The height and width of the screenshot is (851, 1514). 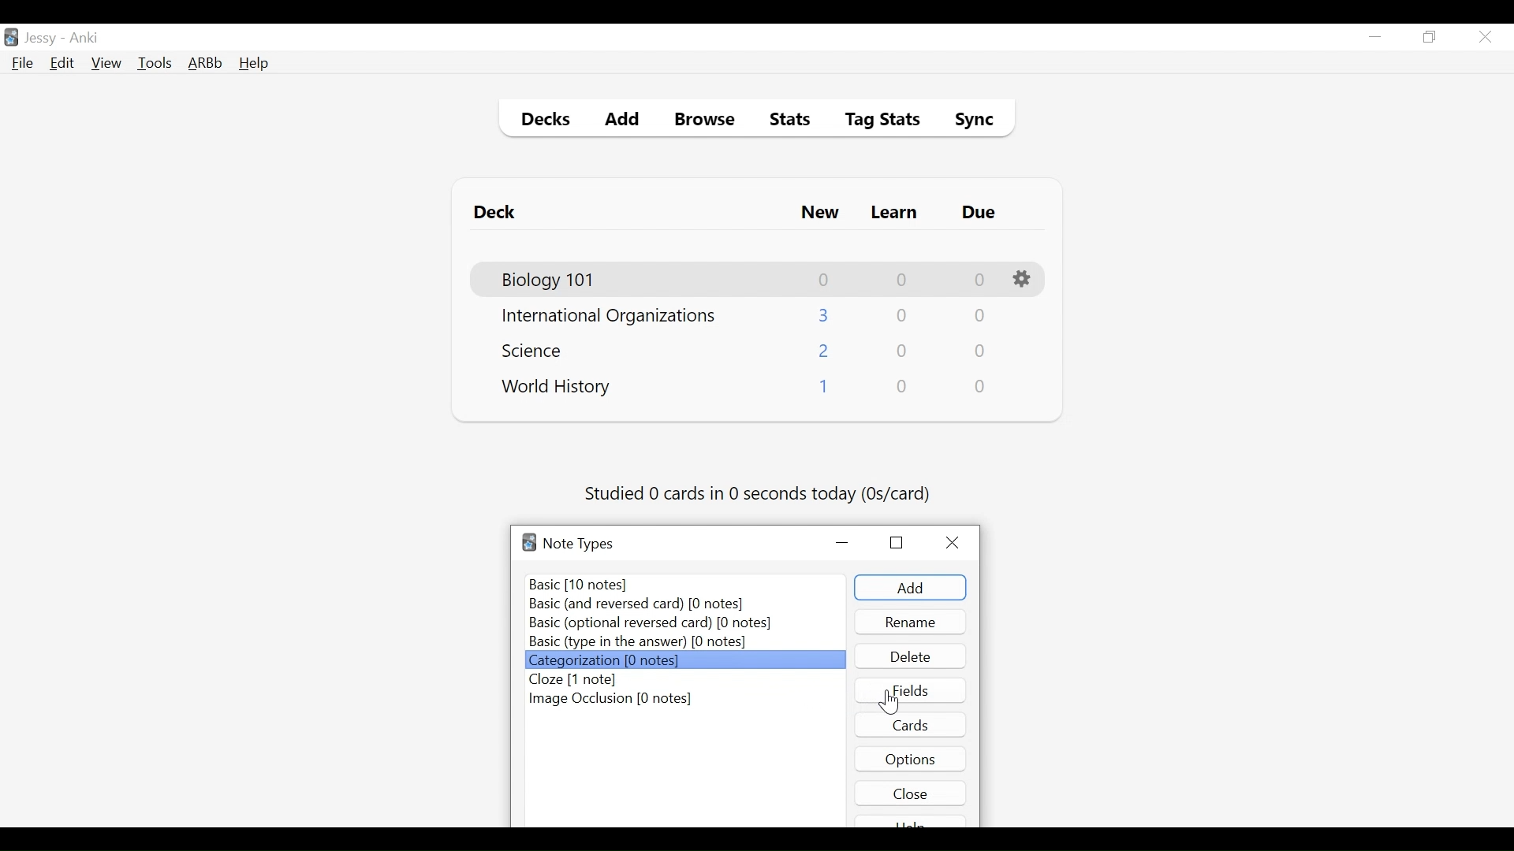 What do you see at coordinates (613, 699) in the screenshot?
I see `Image Occlusion` at bounding box center [613, 699].